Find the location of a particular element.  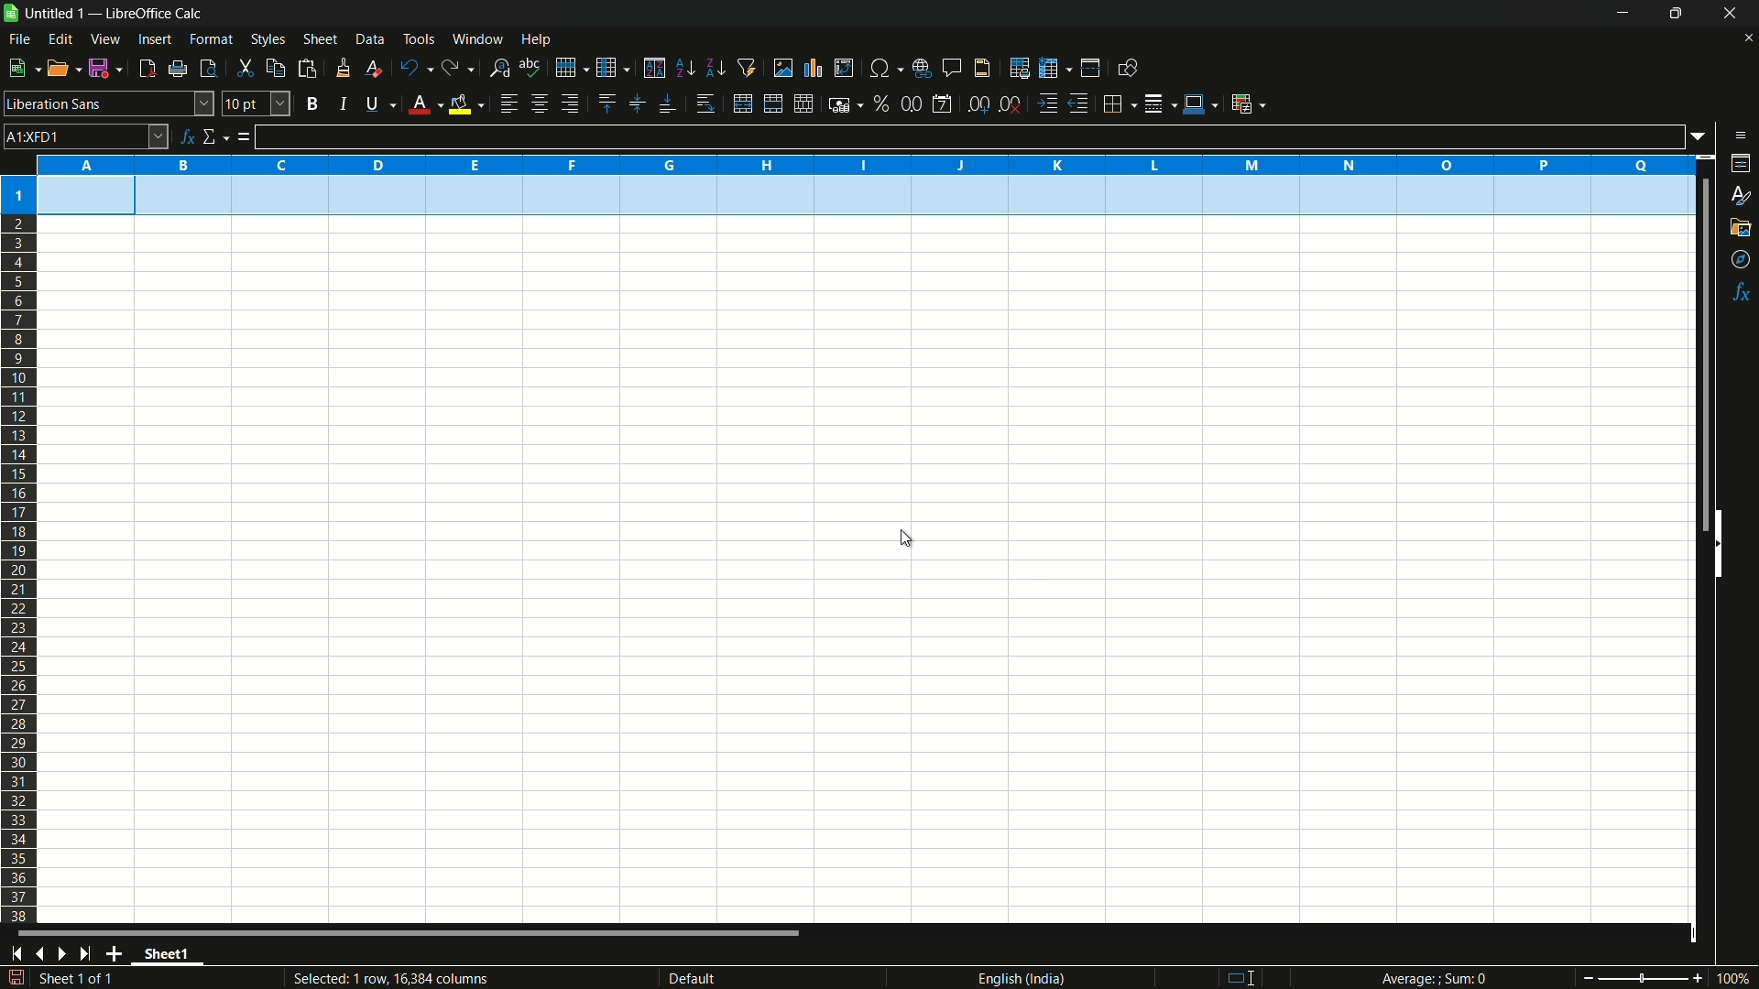

header and footer is located at coordinates (983, 69).